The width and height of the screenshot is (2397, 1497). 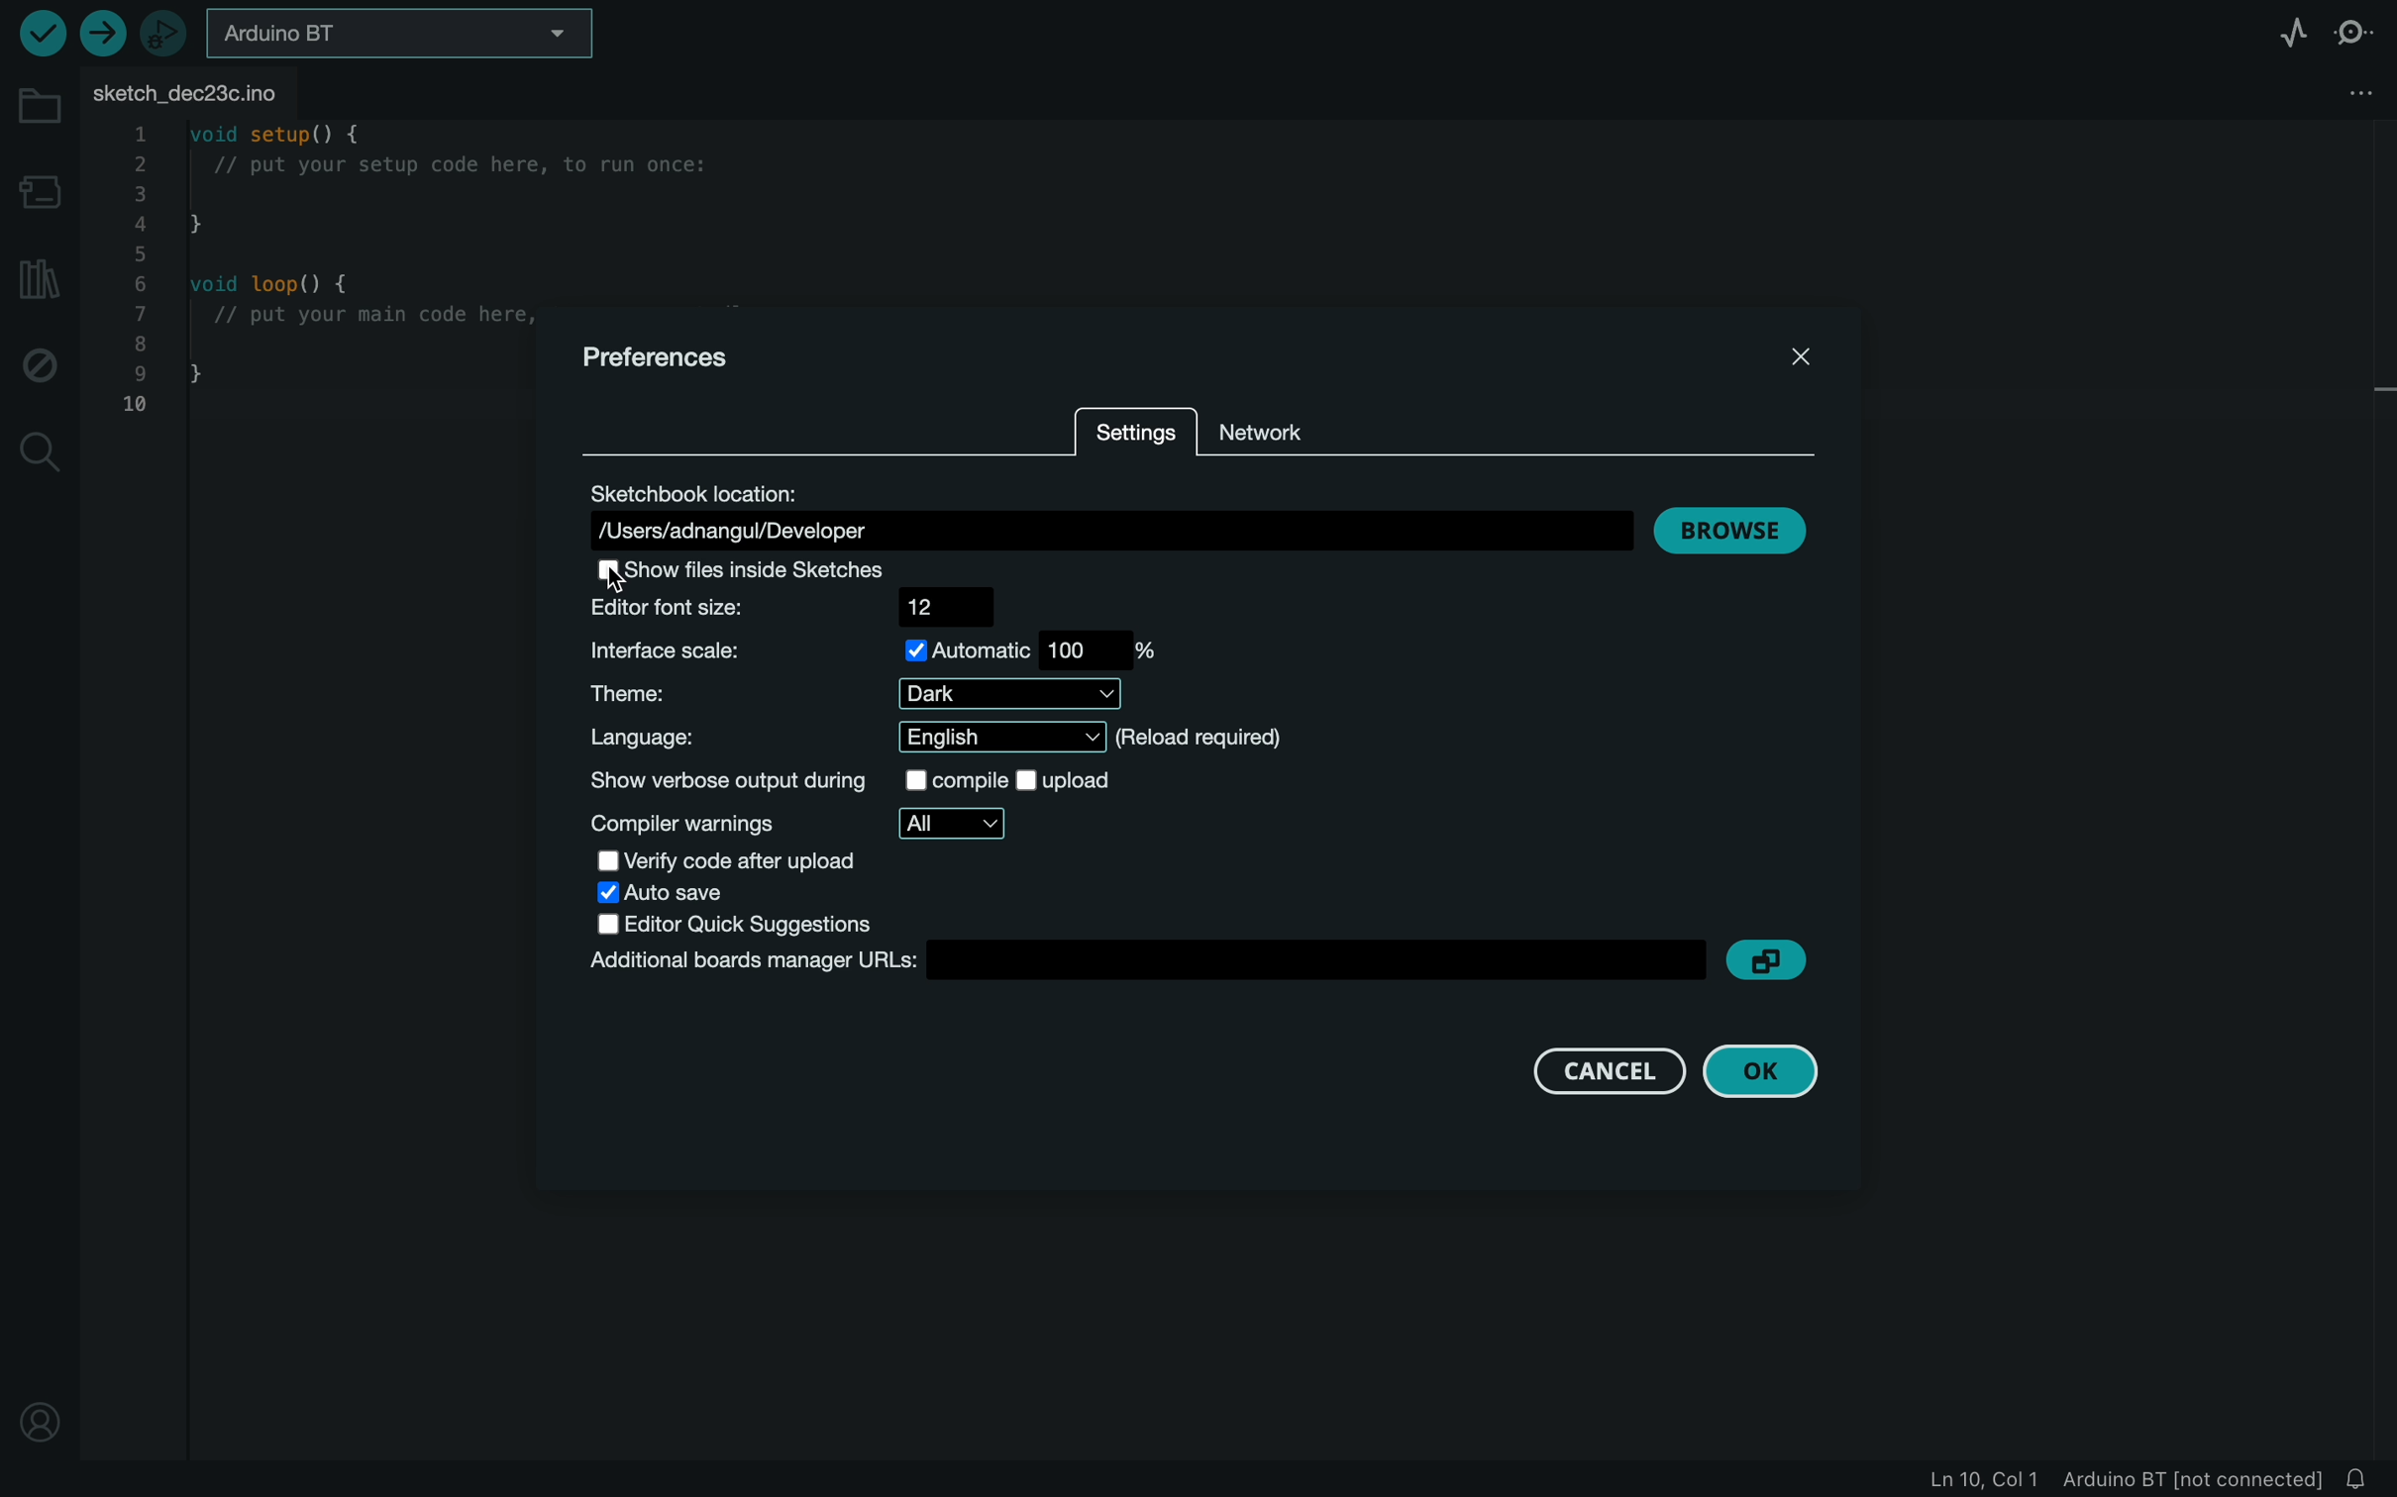 What do you see at coordinates (745, 863) in the screenshot?
I see `verify code` at bounding box center [745, 863].